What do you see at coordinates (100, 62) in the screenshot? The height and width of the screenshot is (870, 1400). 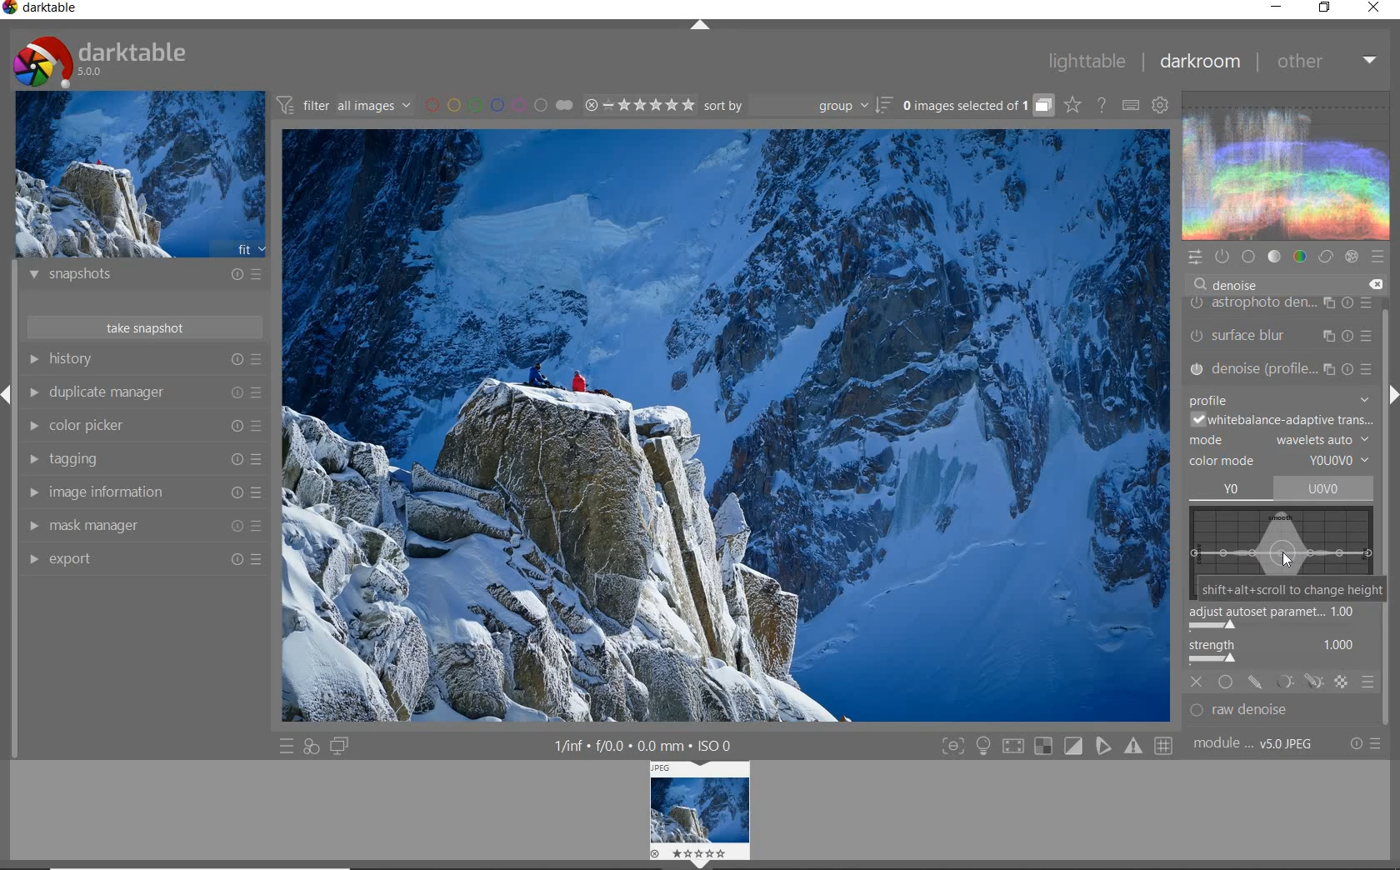 I see `Darktable 5.0.0` at bounding box center [100, 62].